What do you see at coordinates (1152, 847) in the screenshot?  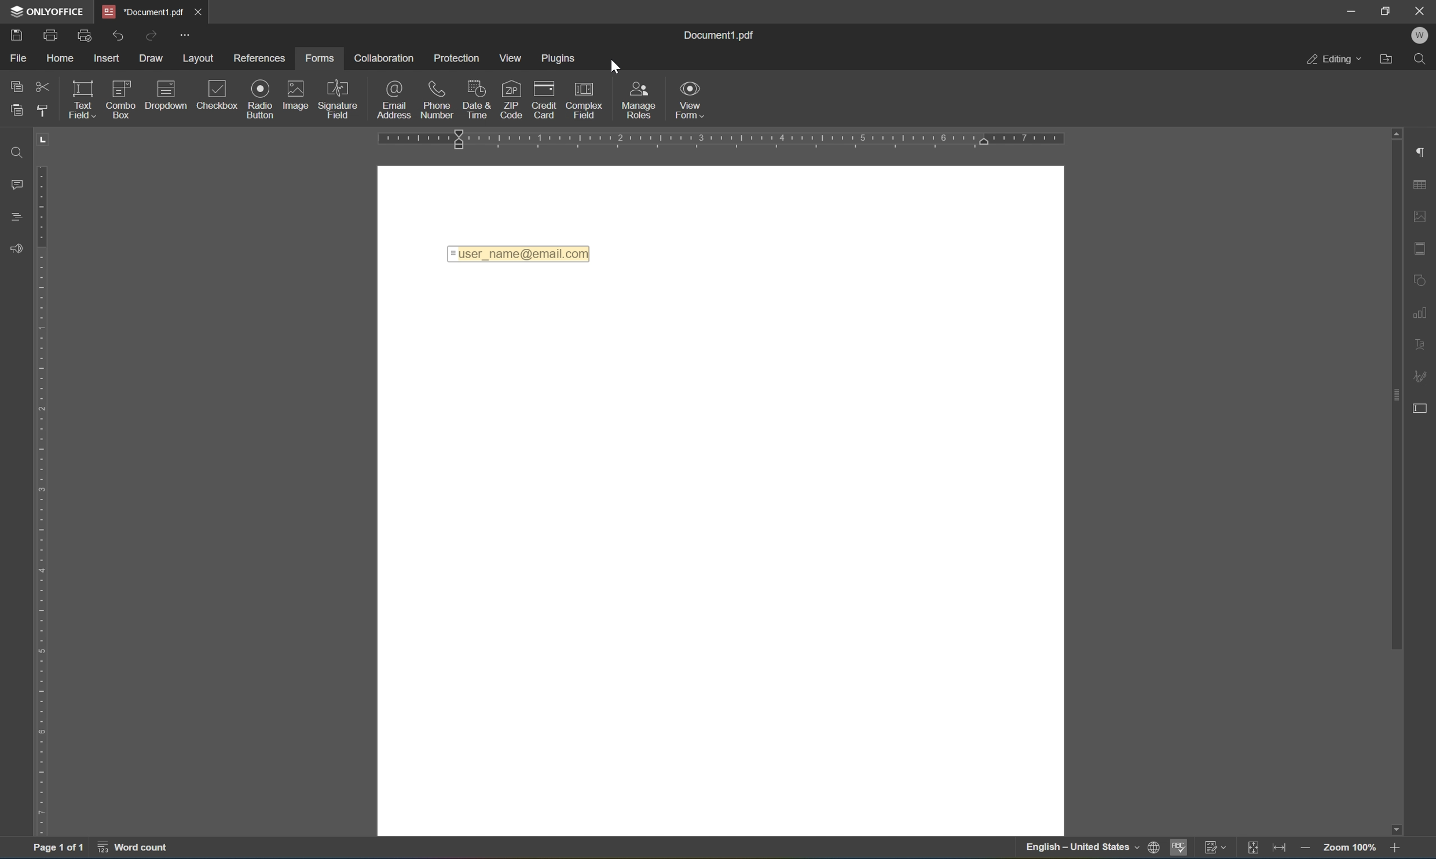 I see `web` at bounding box center [1152, 847].